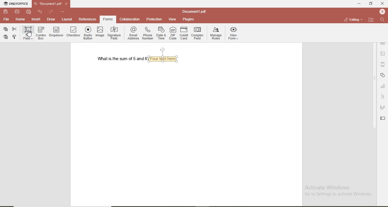  What do you see at coordinates (234, 33) in the screenshot?
I see `view forms` at bounding box center [234, 33].